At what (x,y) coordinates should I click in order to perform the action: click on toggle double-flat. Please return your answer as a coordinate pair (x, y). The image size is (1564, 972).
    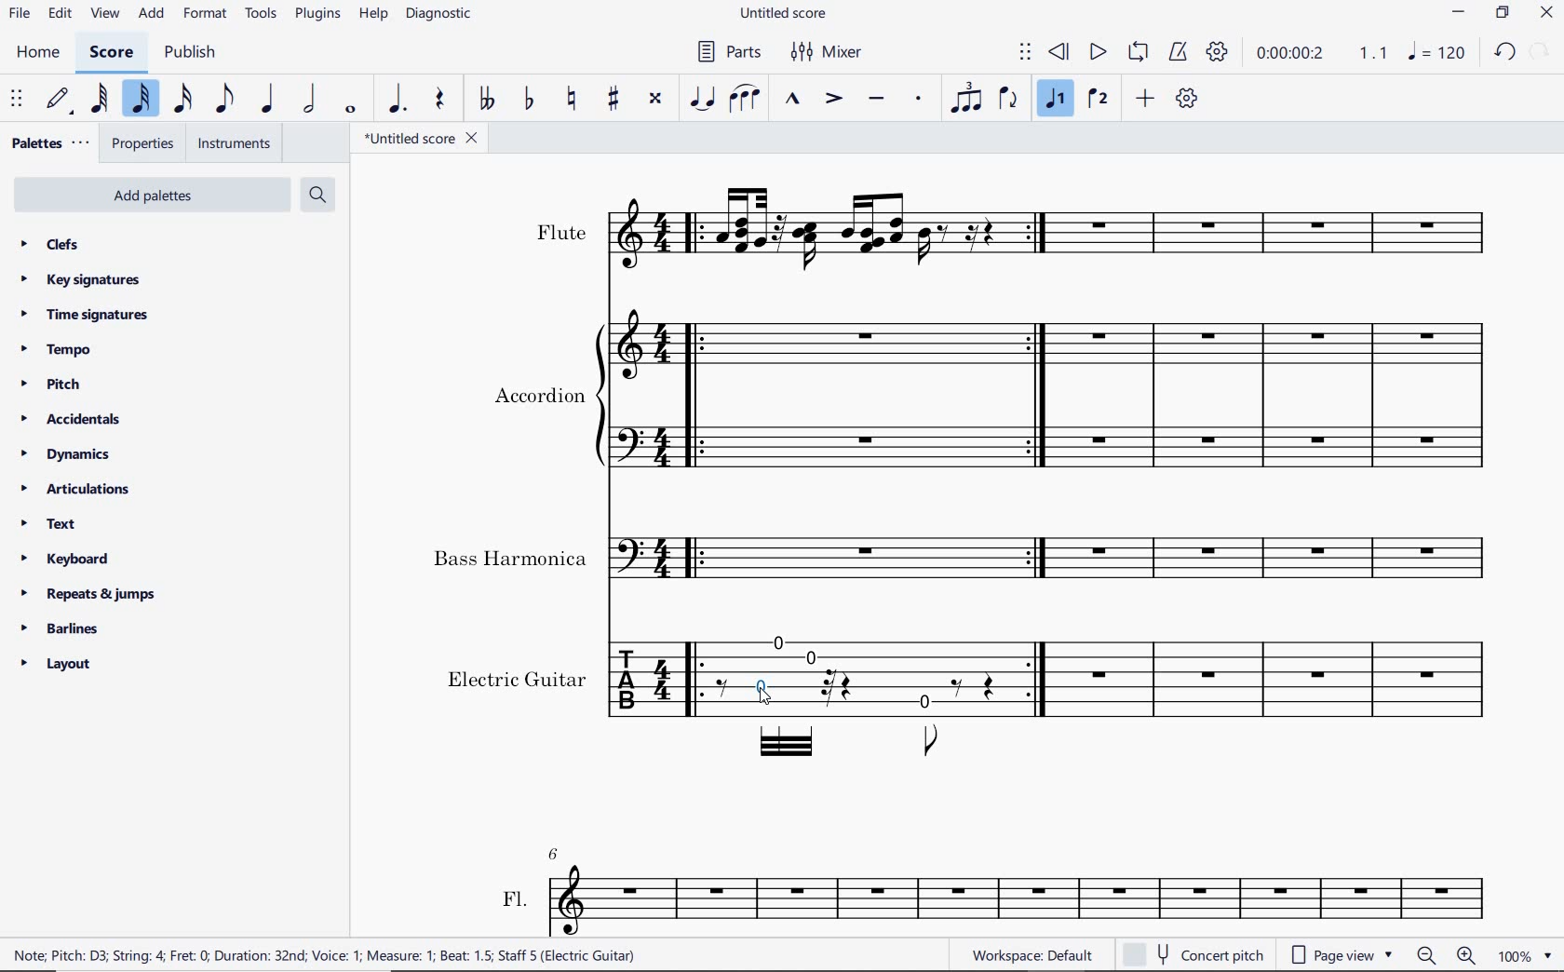
    Looking at the image, I should click on (484, 100).